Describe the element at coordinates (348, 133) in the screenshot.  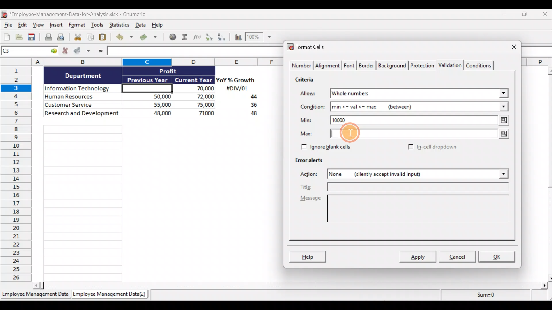
I see `Cursor` at that location.